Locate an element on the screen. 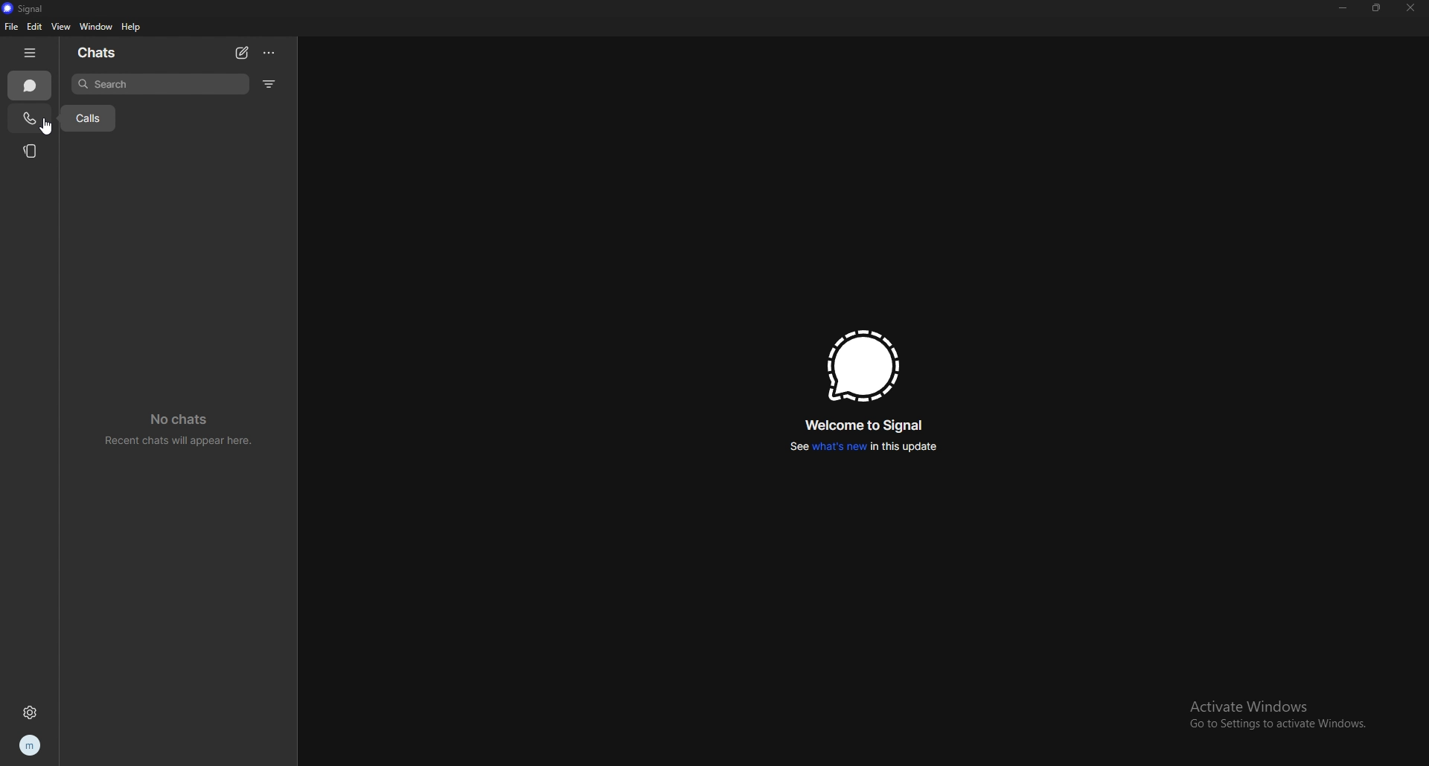 The image size is (1429, 766). close is located at coordinates (1410, 8).